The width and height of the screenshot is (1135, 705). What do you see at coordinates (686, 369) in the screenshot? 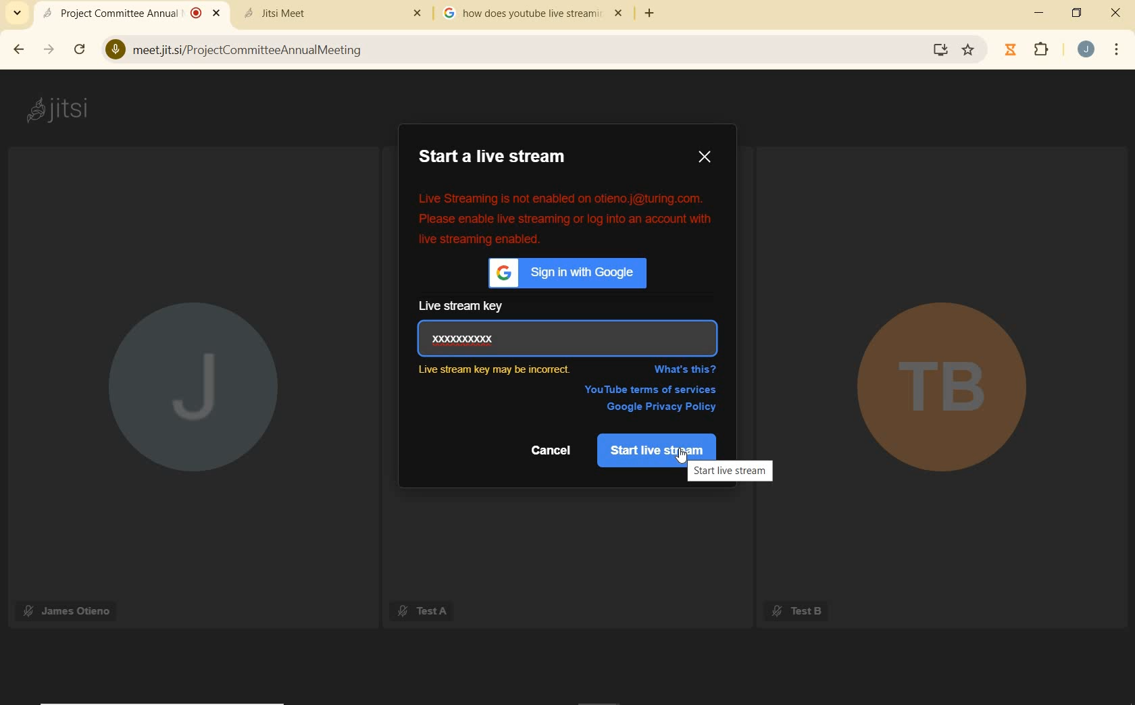
I see `WHAT'S THIS?` at bounding box center [686, 369].